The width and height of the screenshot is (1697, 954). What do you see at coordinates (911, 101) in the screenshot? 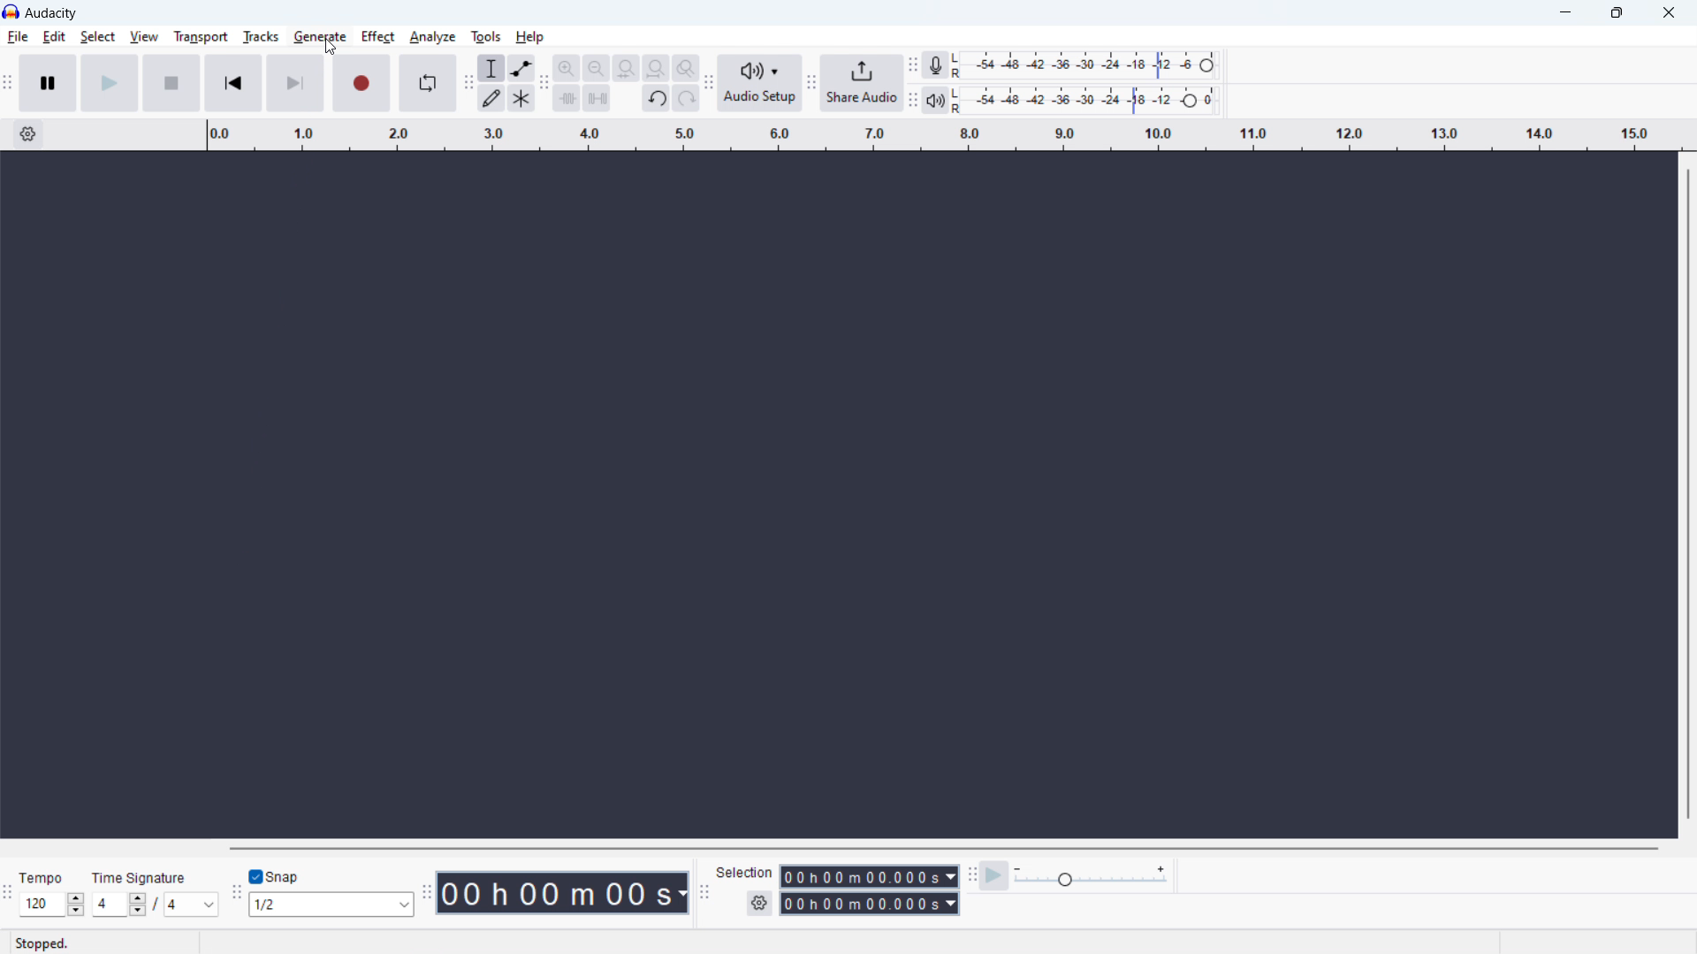
I see `playback meter toolbar` at bounding box center [911, 101].